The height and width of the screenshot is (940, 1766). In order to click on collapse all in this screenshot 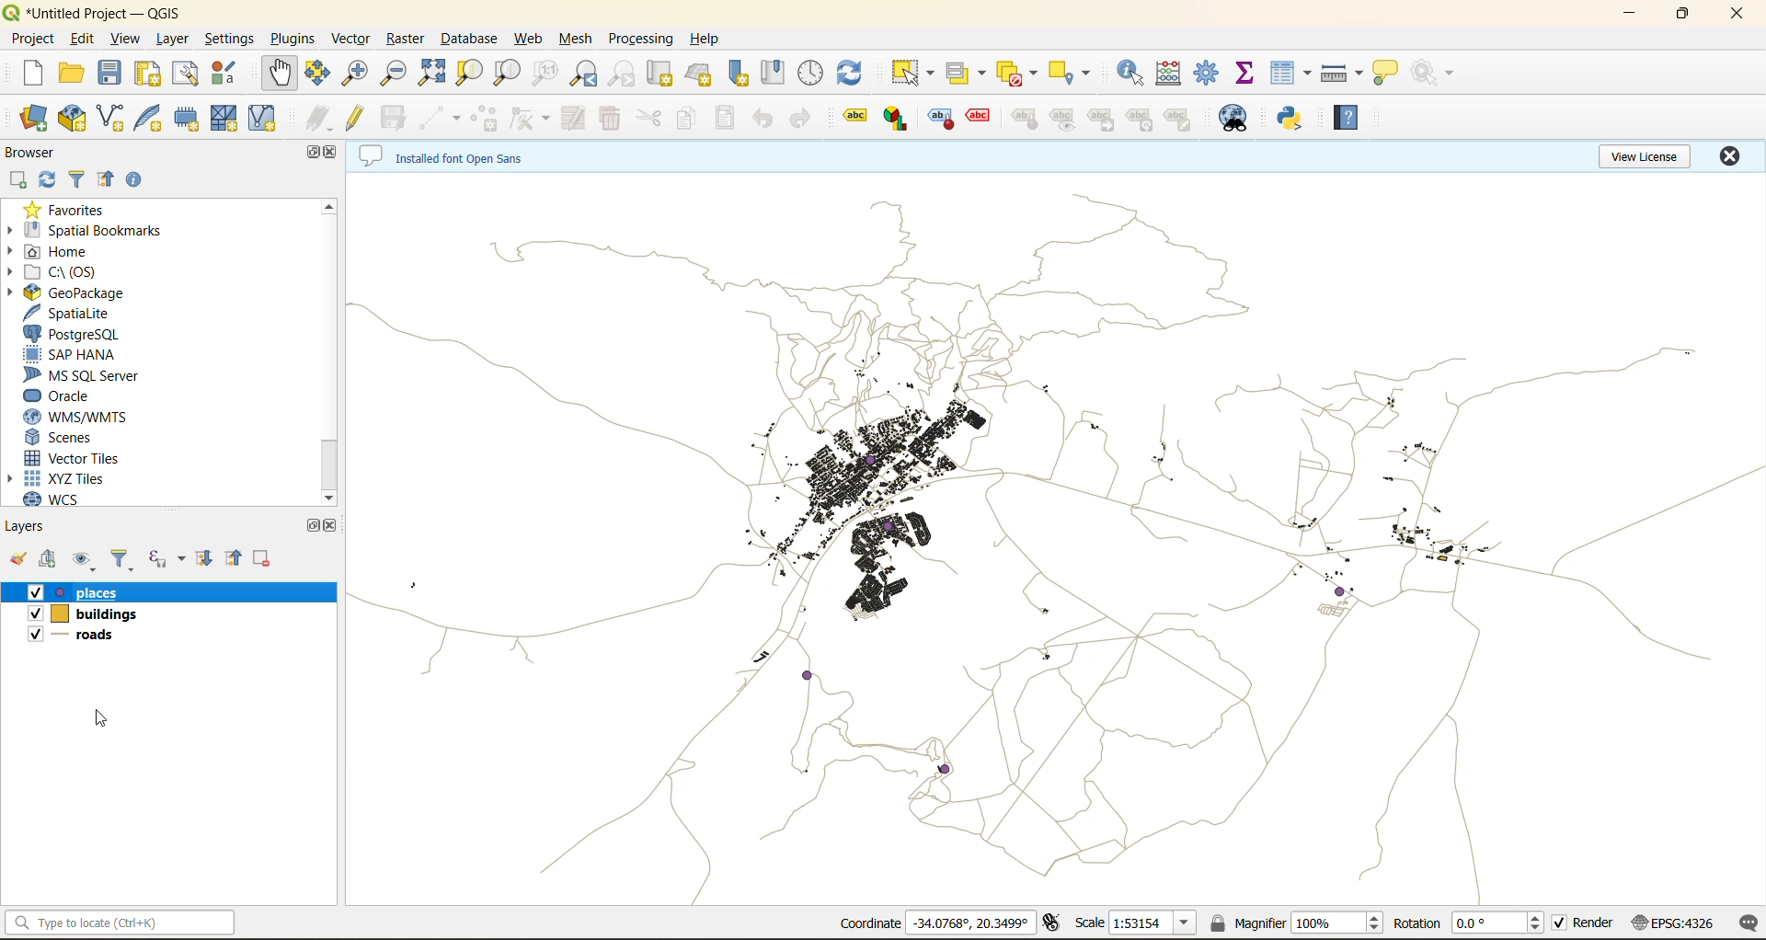, I will do `click(236, 558)`.